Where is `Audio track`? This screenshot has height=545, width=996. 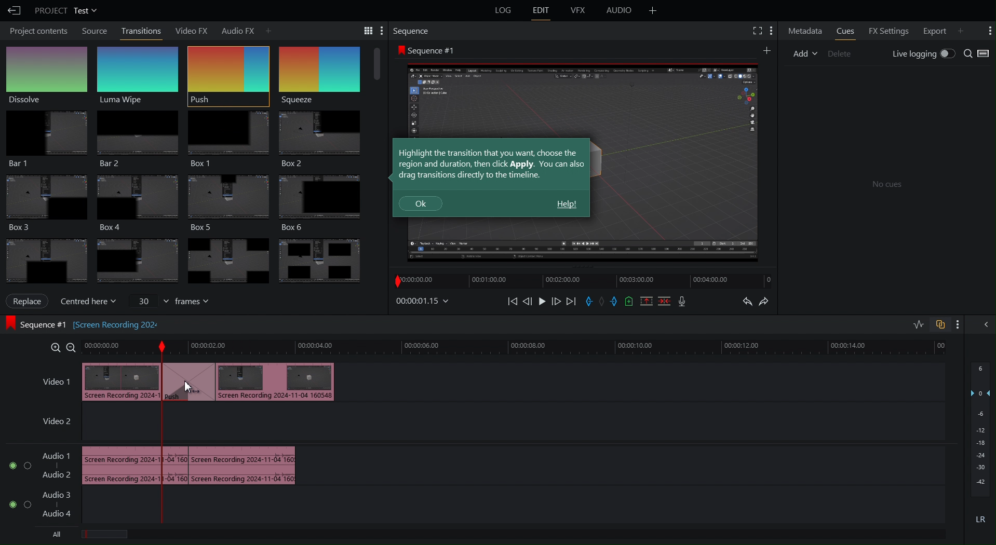 Audio track is located at coordinates (189, 464).